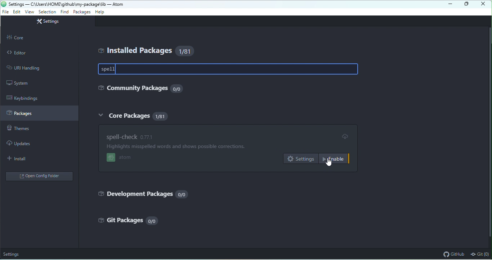 Image resolution: width=492 pixels, height=260 pixels. I want to click on atom, so click(128, 158).